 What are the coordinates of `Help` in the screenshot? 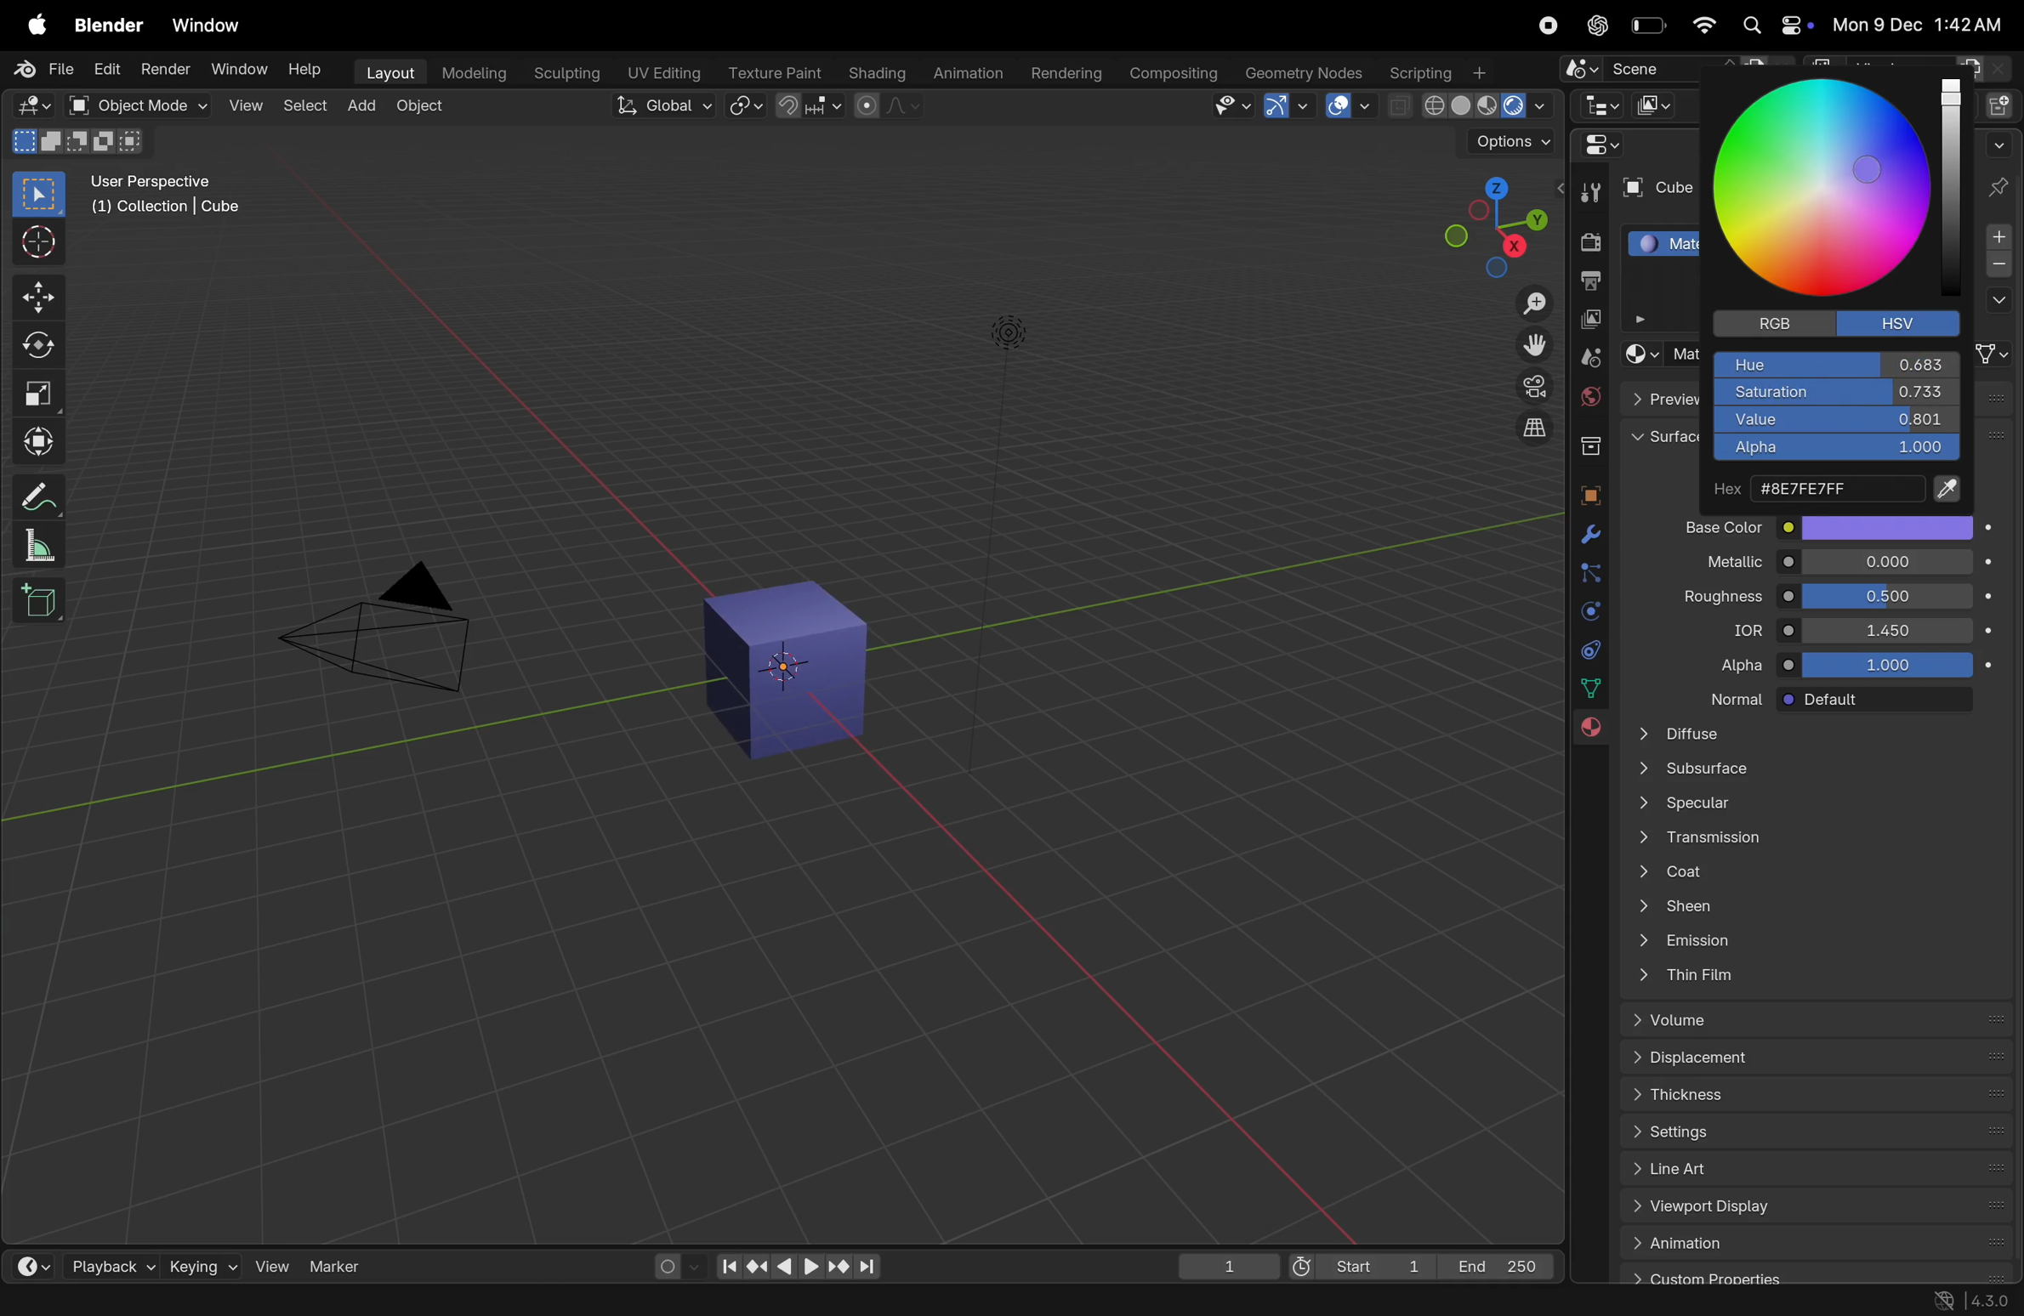 It's located at (306, 68).